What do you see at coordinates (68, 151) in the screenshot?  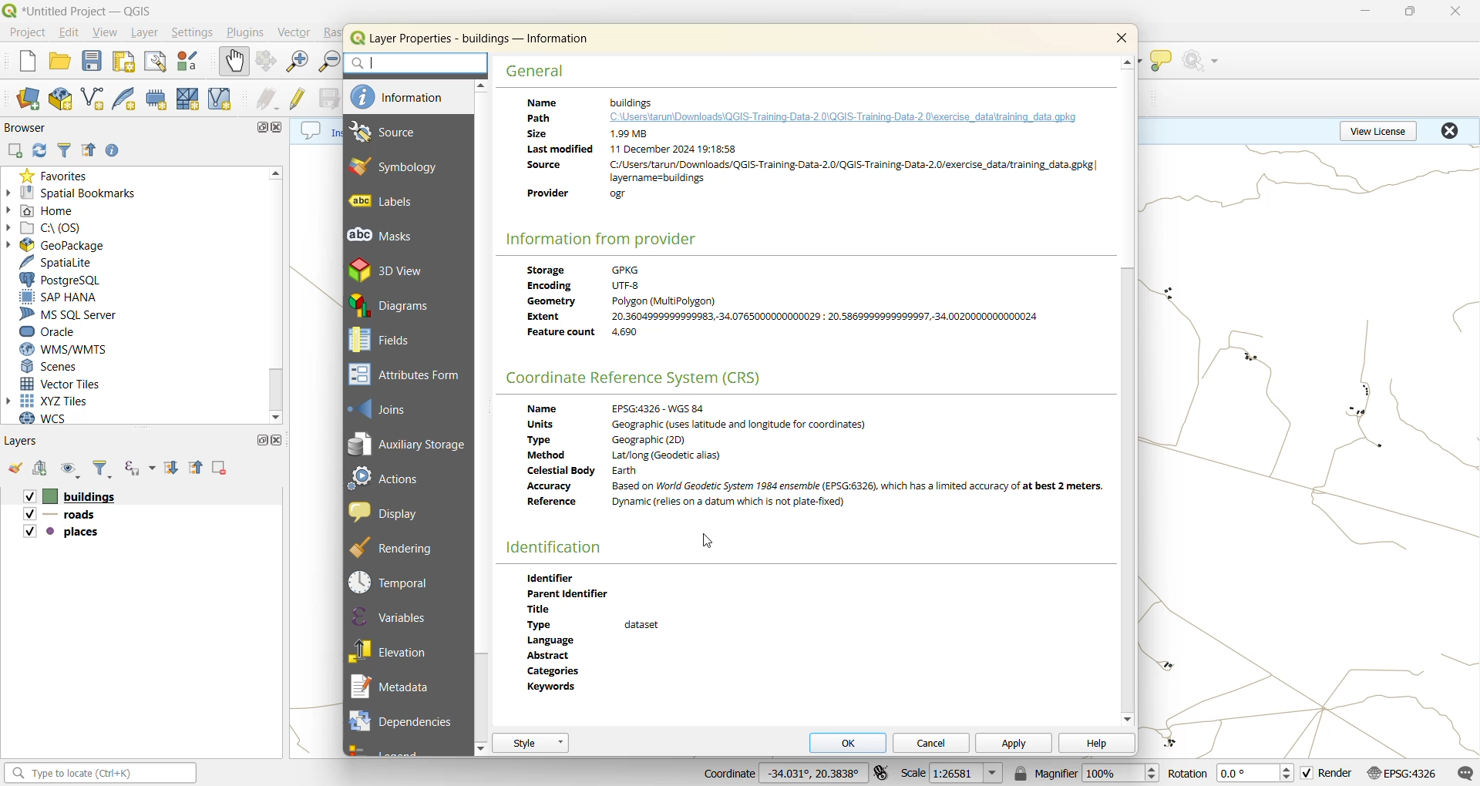 I see `filter` at bounding box center [68, 151].